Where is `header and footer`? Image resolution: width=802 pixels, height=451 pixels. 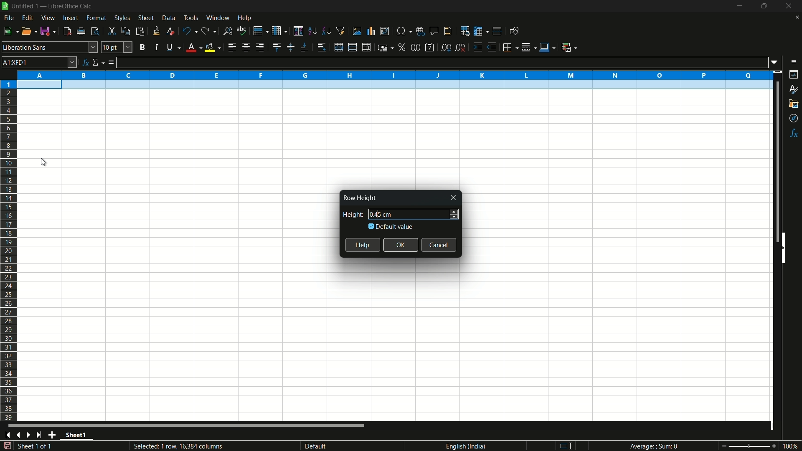 header and footer is located at coordinates (448, 31).